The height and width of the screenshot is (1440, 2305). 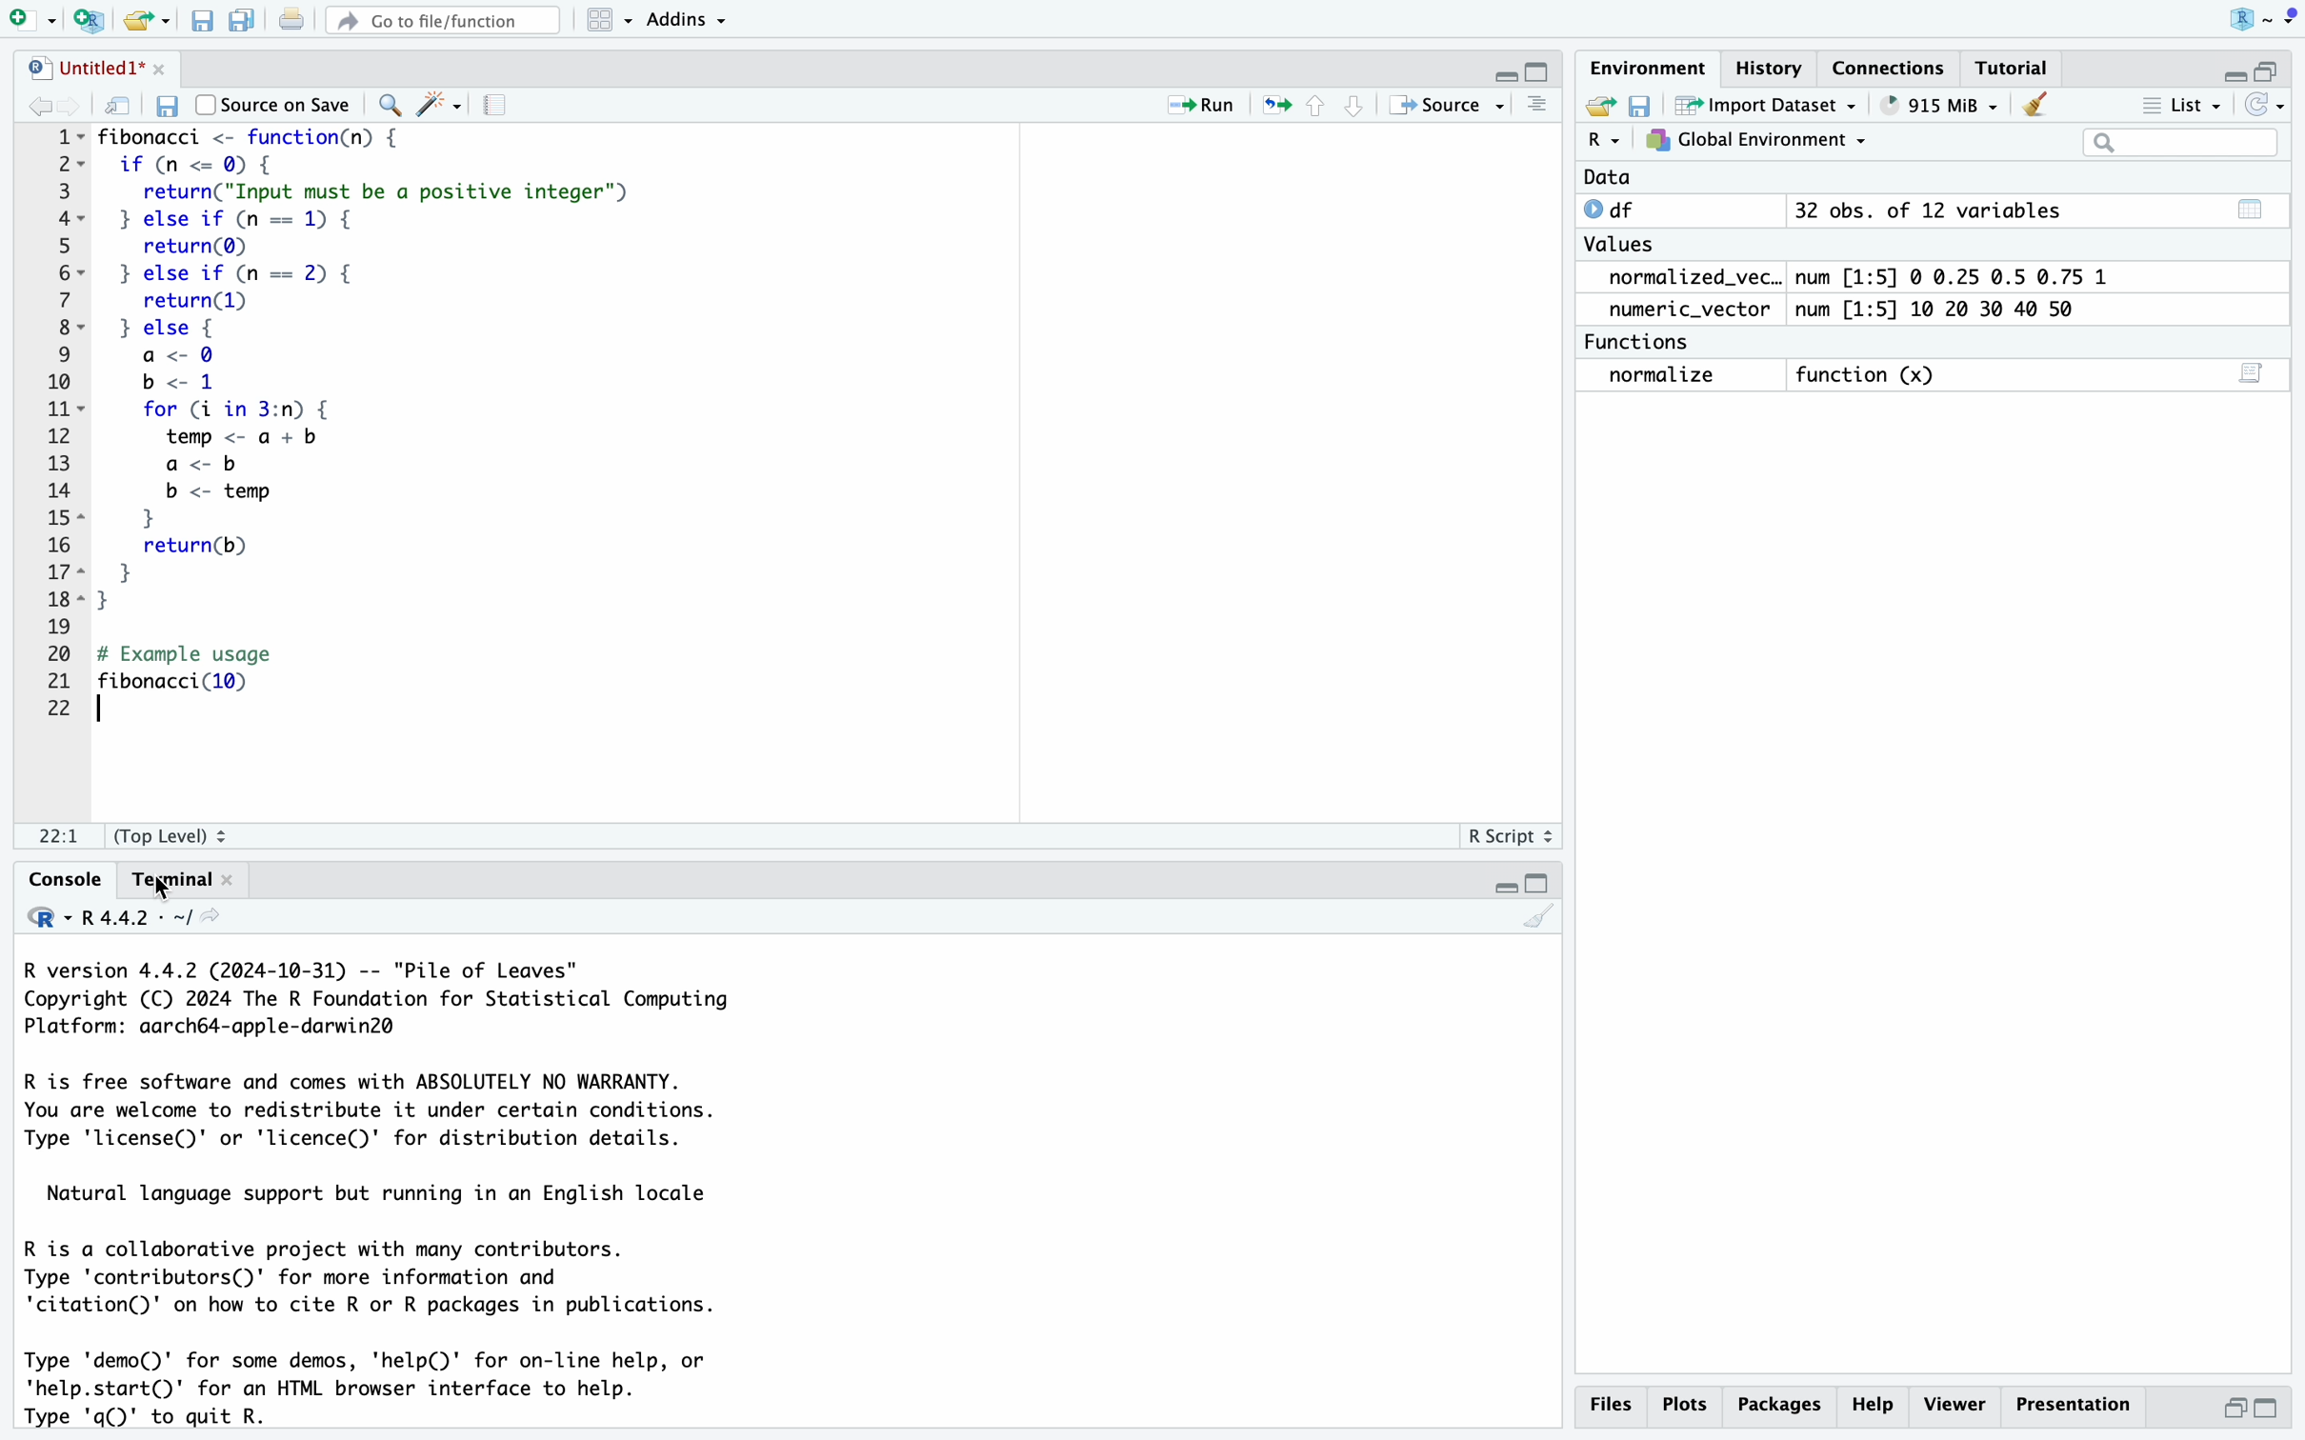 What do you see at coordinates (1497, 68) in the screenshot?
I see `minimize` at bounding box center [1497, 68].